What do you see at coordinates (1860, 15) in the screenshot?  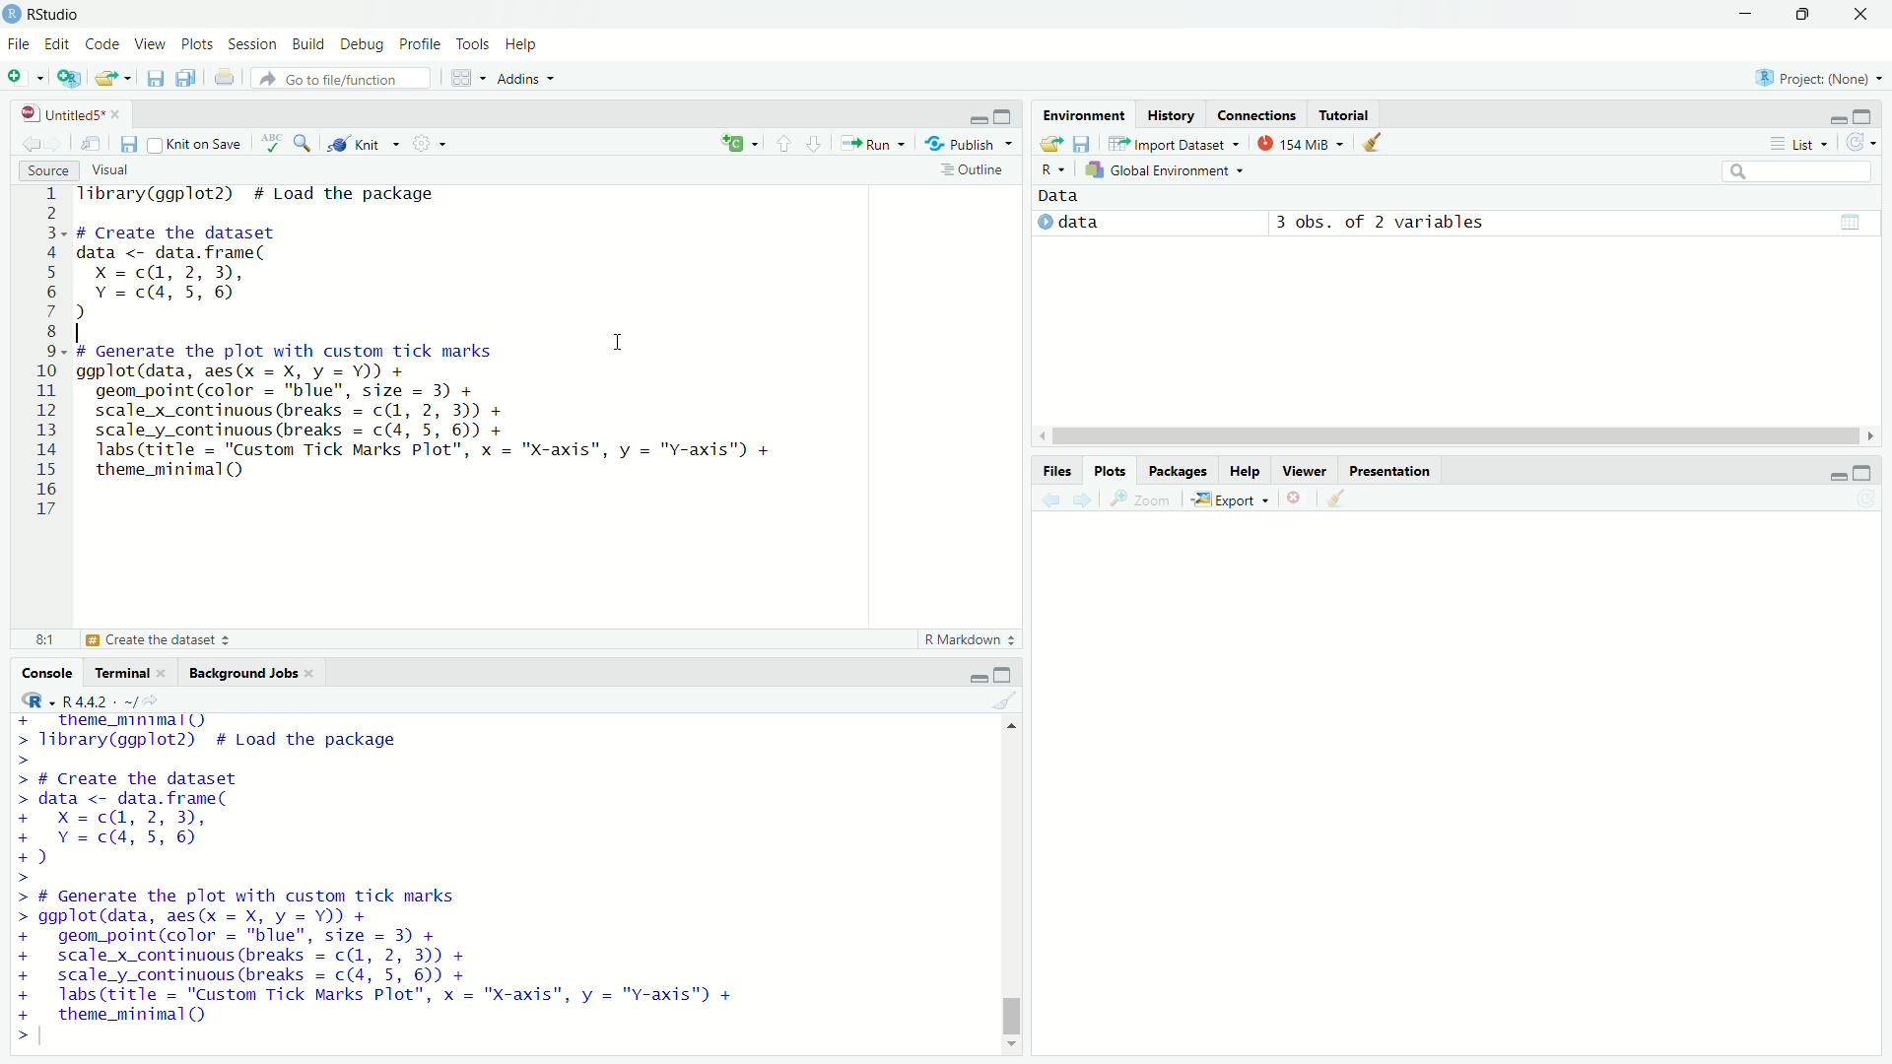 I see `close` at bounding box center [1860, 15].